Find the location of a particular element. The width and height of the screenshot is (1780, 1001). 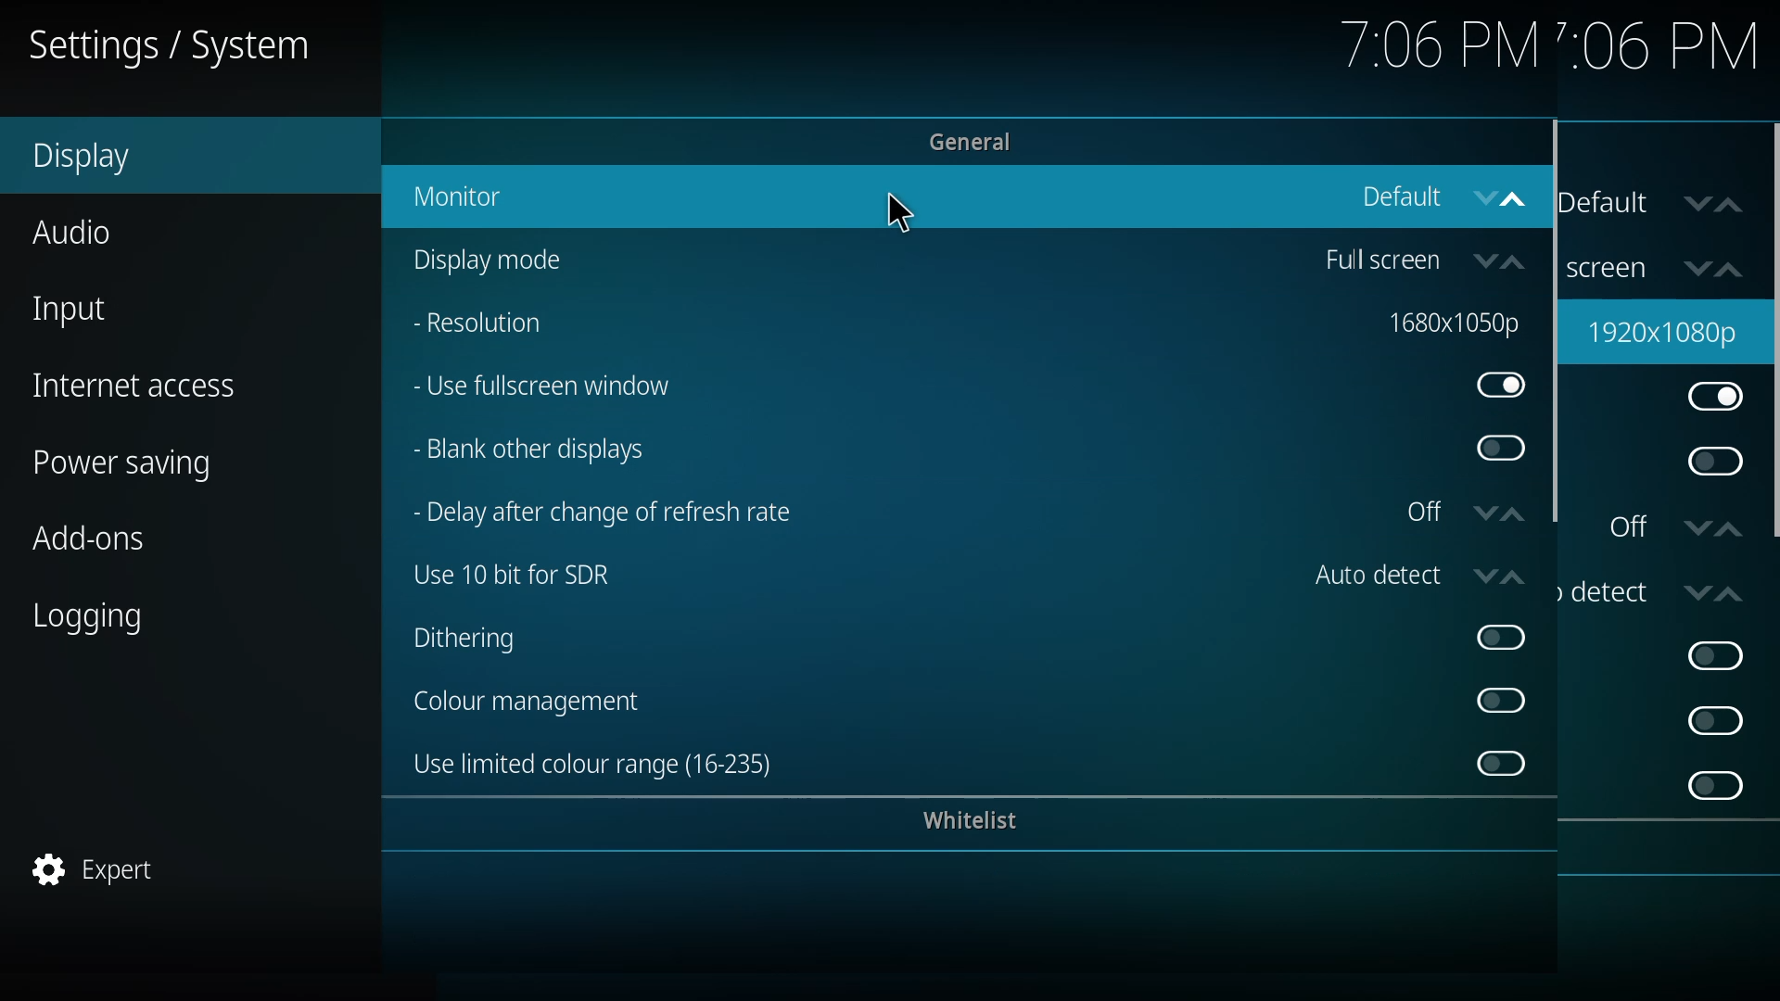

off is located at coordinates (1676, 526).